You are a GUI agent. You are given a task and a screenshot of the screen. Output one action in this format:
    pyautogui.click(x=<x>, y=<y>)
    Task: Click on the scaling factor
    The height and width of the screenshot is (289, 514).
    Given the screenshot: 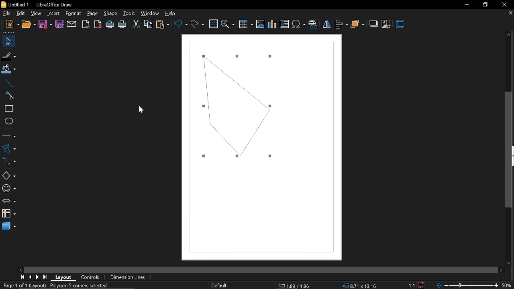 What is the action you would take?
    pyautogui.click(x=414, y=285)
    